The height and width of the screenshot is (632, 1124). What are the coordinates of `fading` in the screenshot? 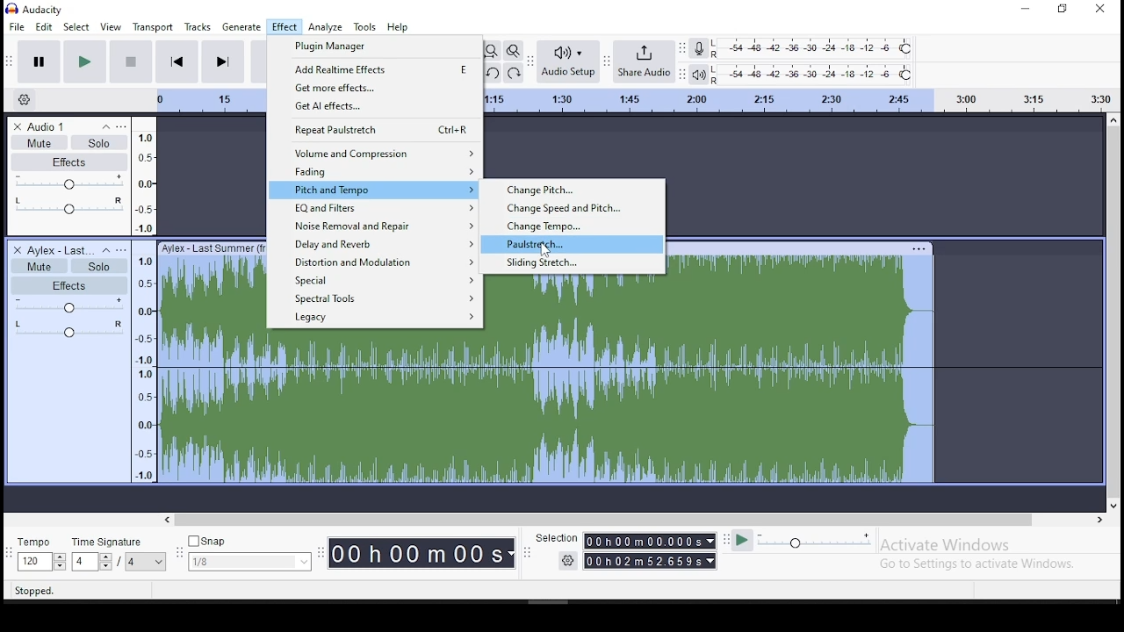 It's located at (374, 172).